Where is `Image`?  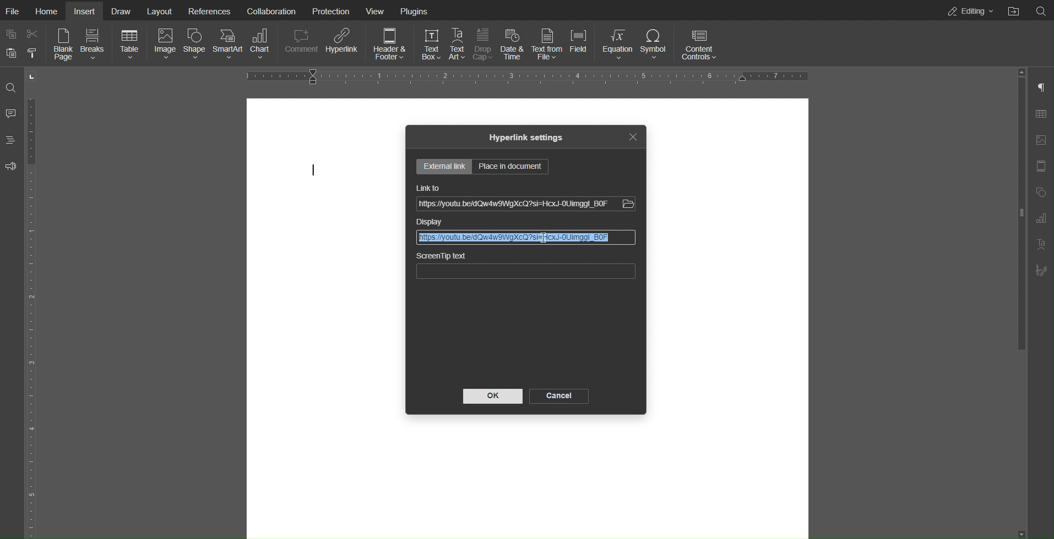 Image is located at coordinates (166, 45).